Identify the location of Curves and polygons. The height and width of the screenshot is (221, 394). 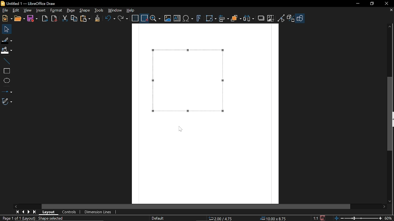
(7, 102).